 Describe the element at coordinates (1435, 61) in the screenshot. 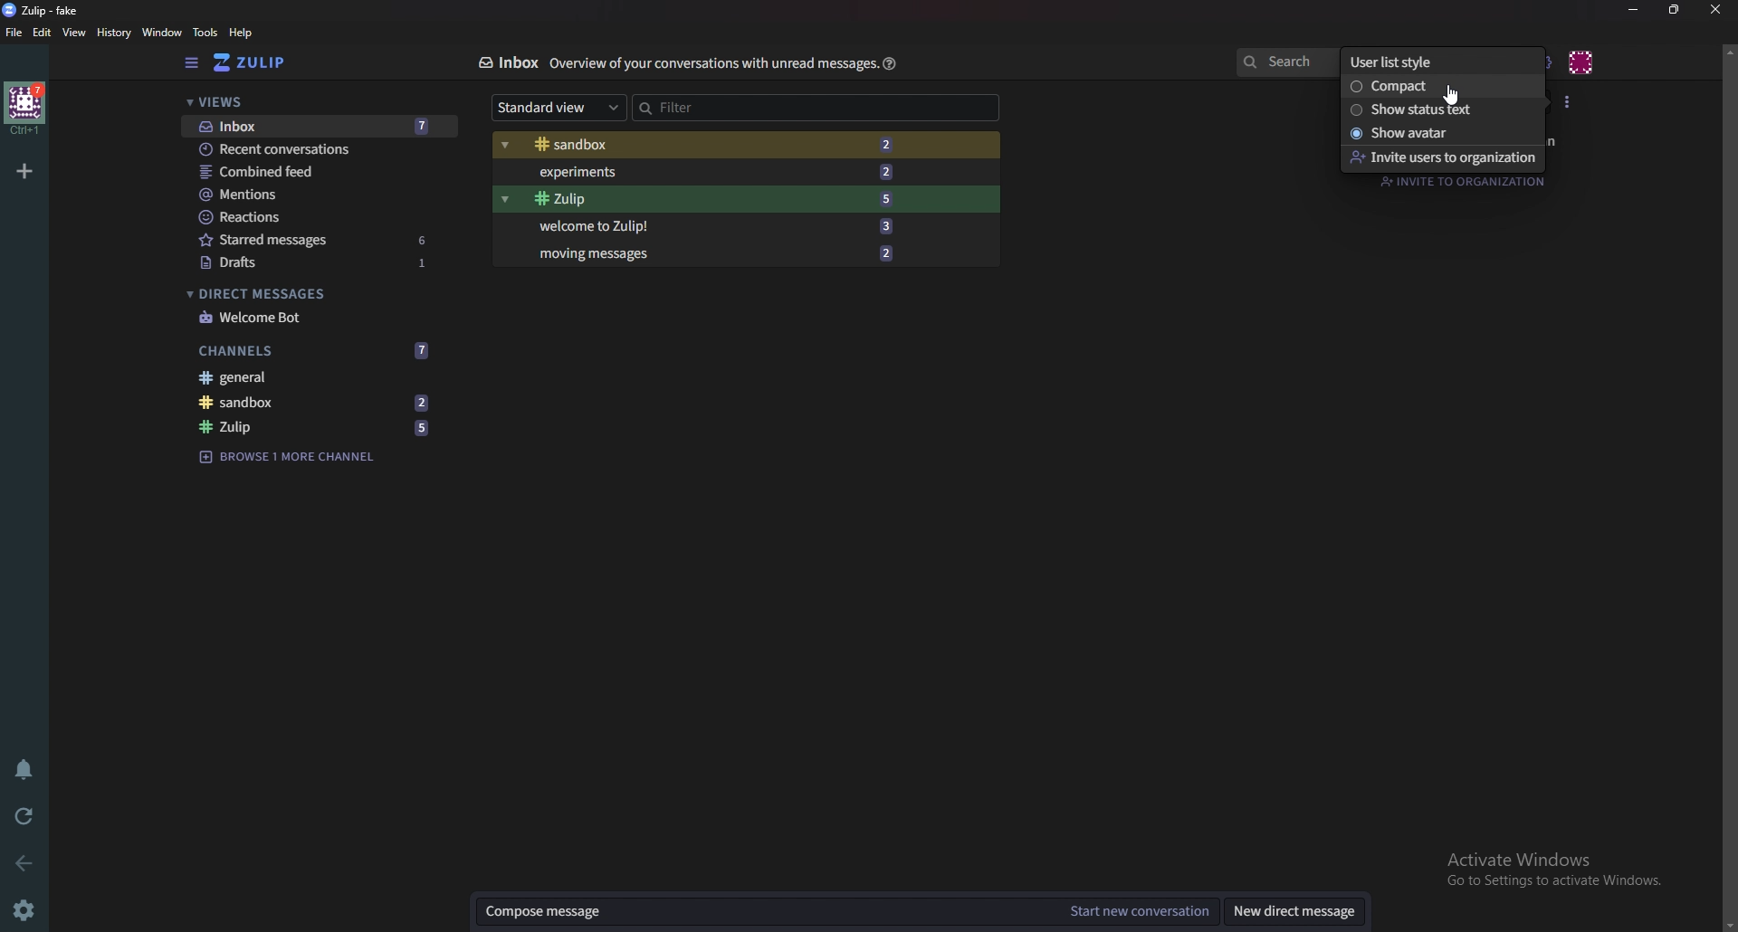

I see `User list style` at that location.